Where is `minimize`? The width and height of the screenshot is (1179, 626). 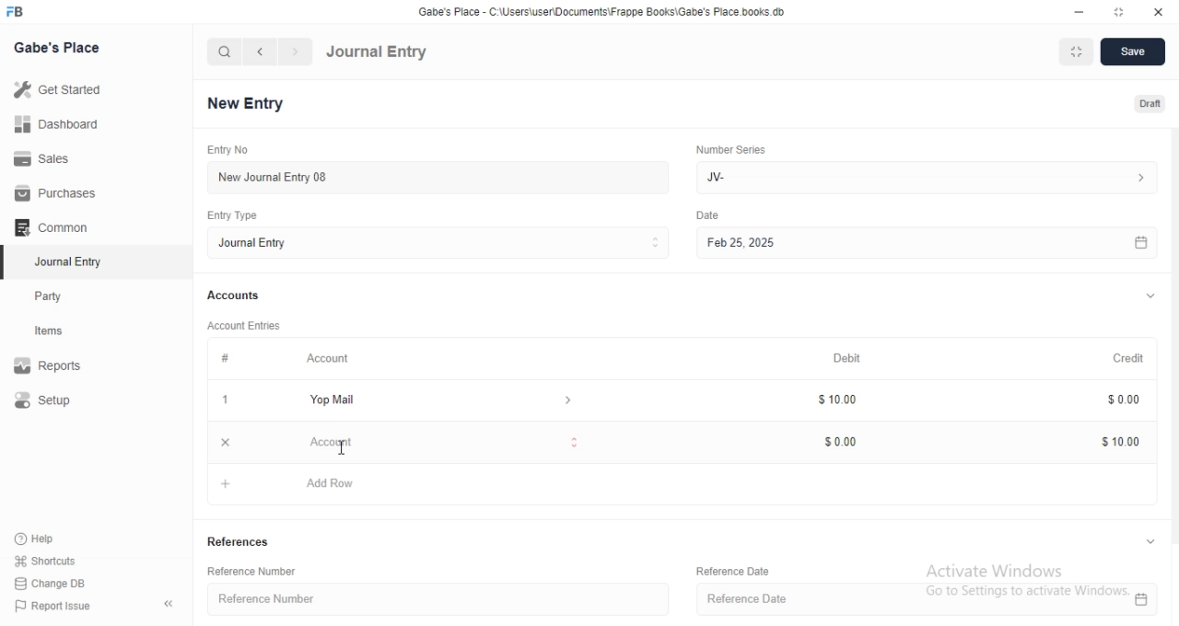
minimize is located at coordinates (1081, 10).